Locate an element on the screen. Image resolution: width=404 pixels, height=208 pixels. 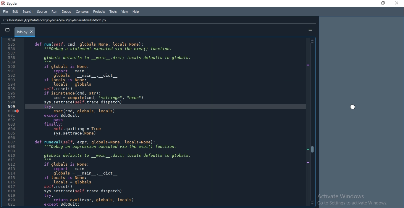
Edit is located at coordinates (15, 11).